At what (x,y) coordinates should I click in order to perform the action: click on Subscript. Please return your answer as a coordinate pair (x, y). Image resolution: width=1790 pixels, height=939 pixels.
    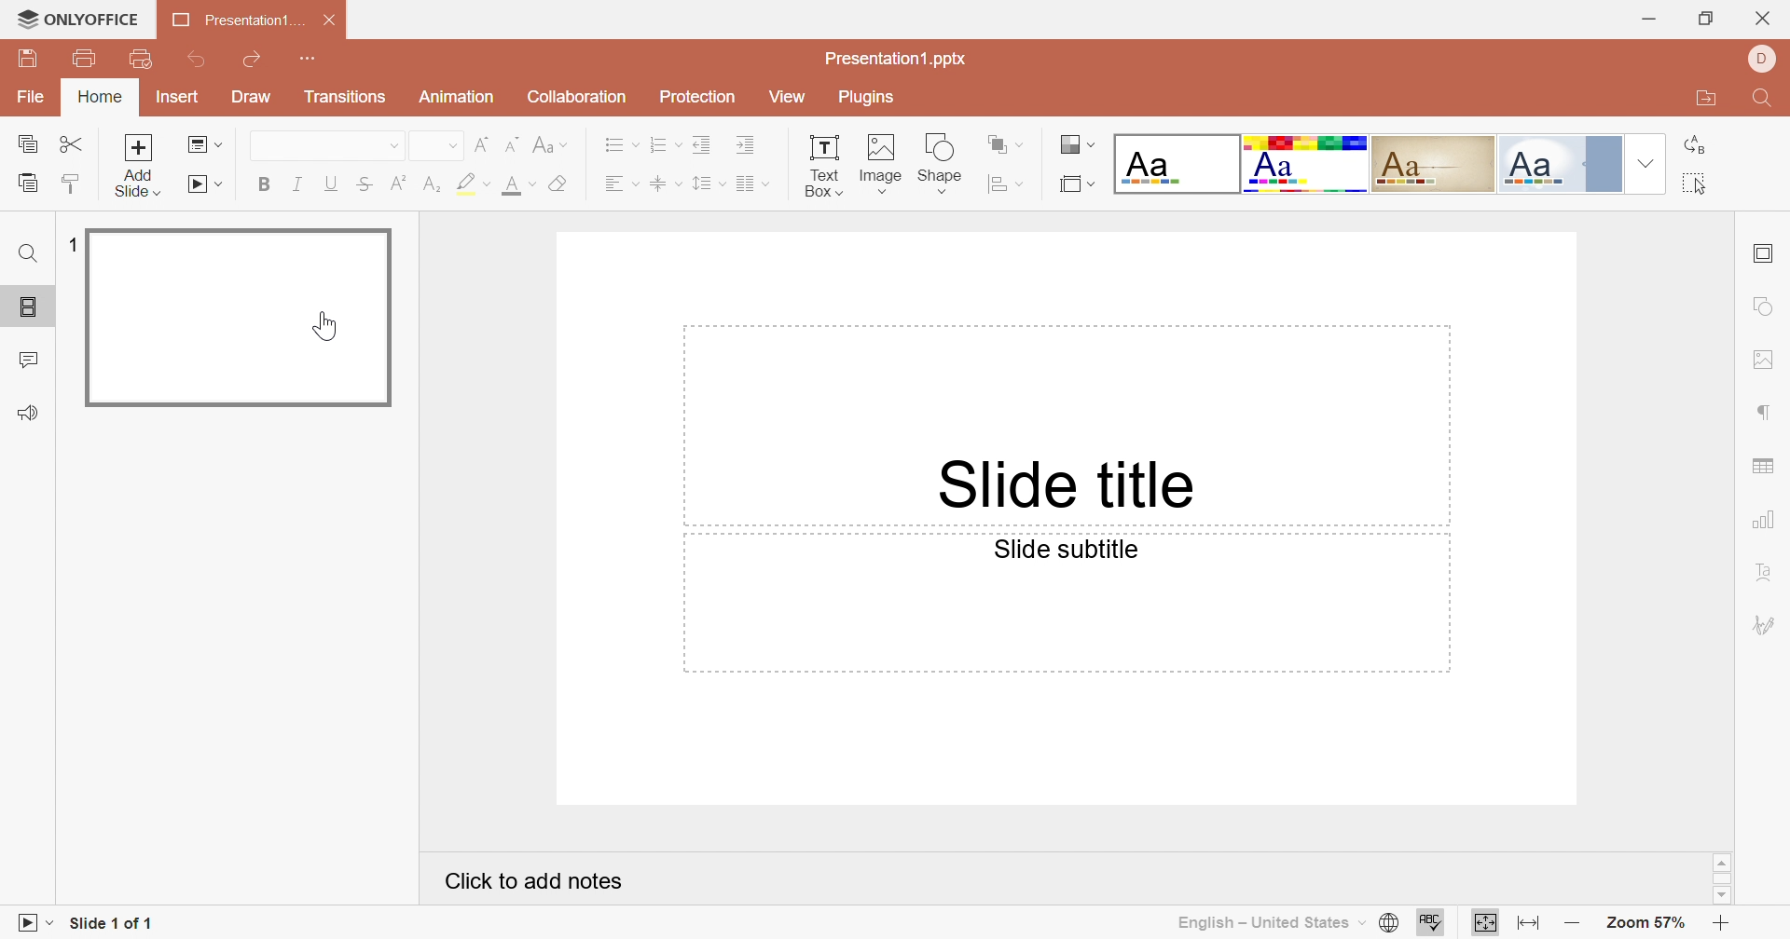
    Looking at the image, I should click on (431, 184).